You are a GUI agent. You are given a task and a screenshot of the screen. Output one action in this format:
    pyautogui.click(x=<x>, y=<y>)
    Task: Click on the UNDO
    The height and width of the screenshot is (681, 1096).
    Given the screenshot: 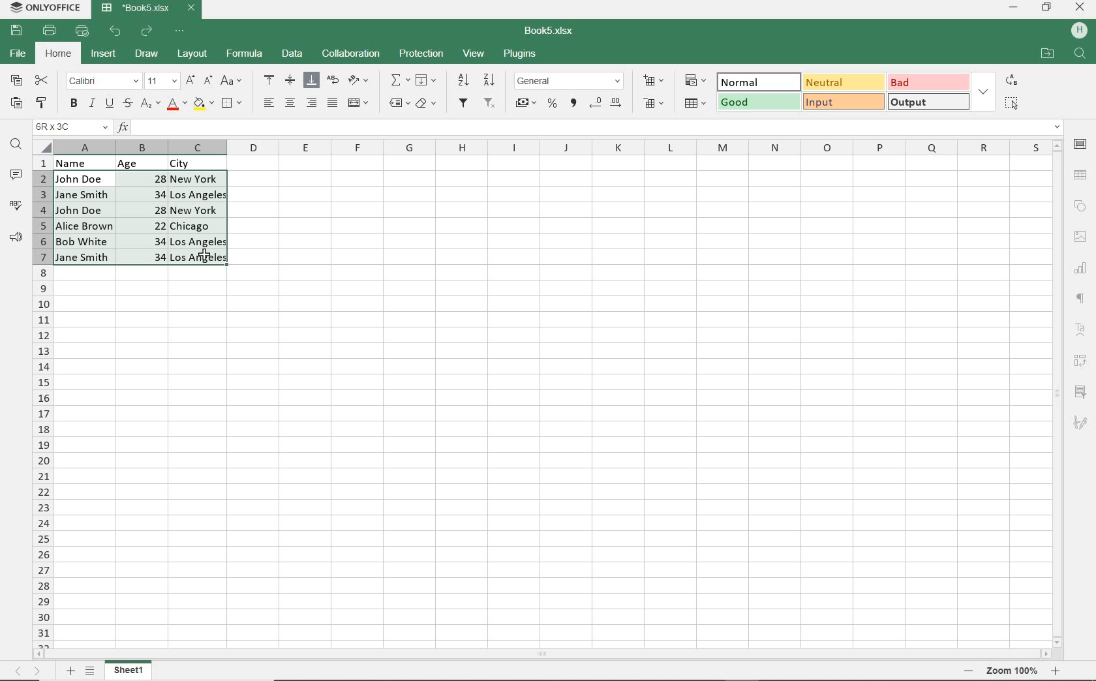 What is the action you would take?
    pyautogui.click(x=117, y=31)
    